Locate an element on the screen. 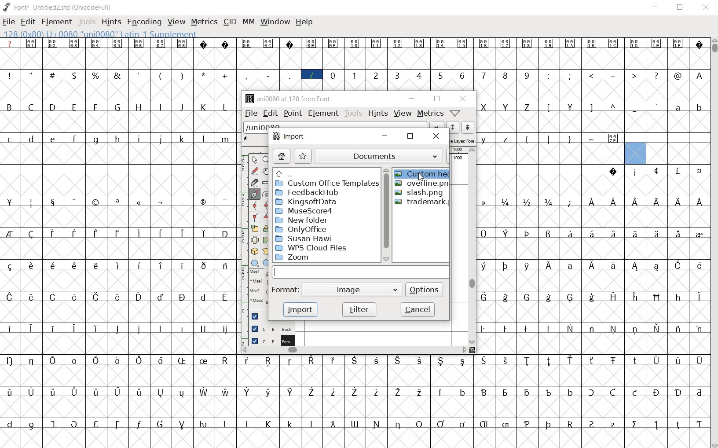 This screenshot has width=718, height=448. glyph is located at coordinates (421, 361).